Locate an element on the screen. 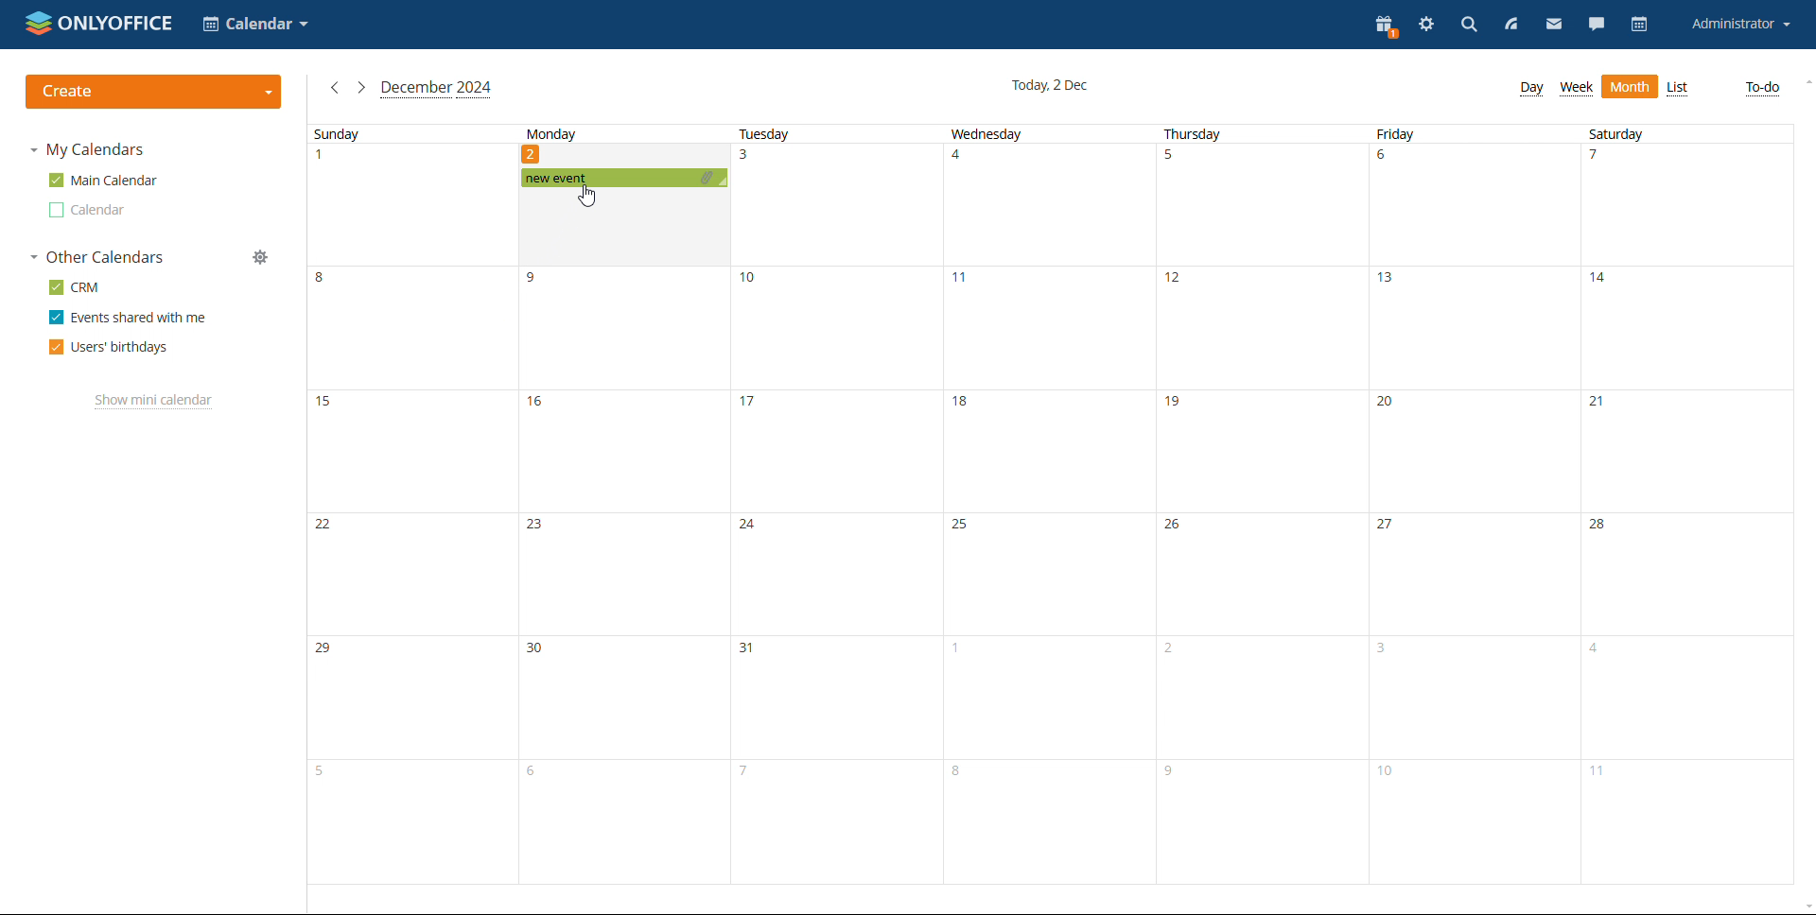  previous month is located at coordinates (335, 87).